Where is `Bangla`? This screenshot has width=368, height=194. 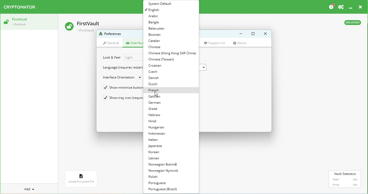 Bangla is located at coordinates (156, 23).